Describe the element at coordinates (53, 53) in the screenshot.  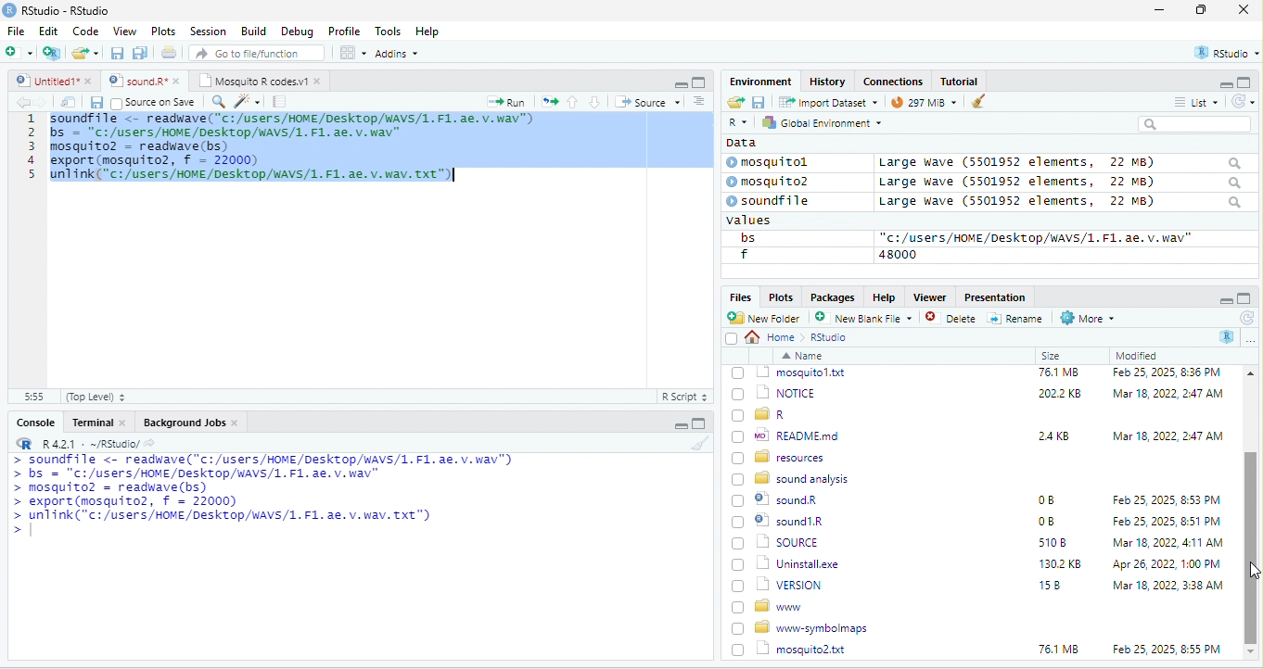
I see `new project` at that location.